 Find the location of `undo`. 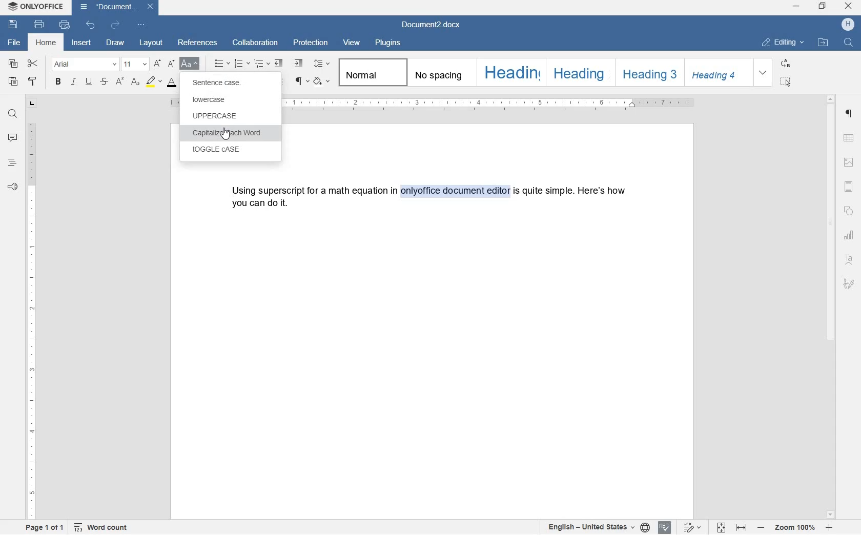

undo is located at coordinates (91, 25).